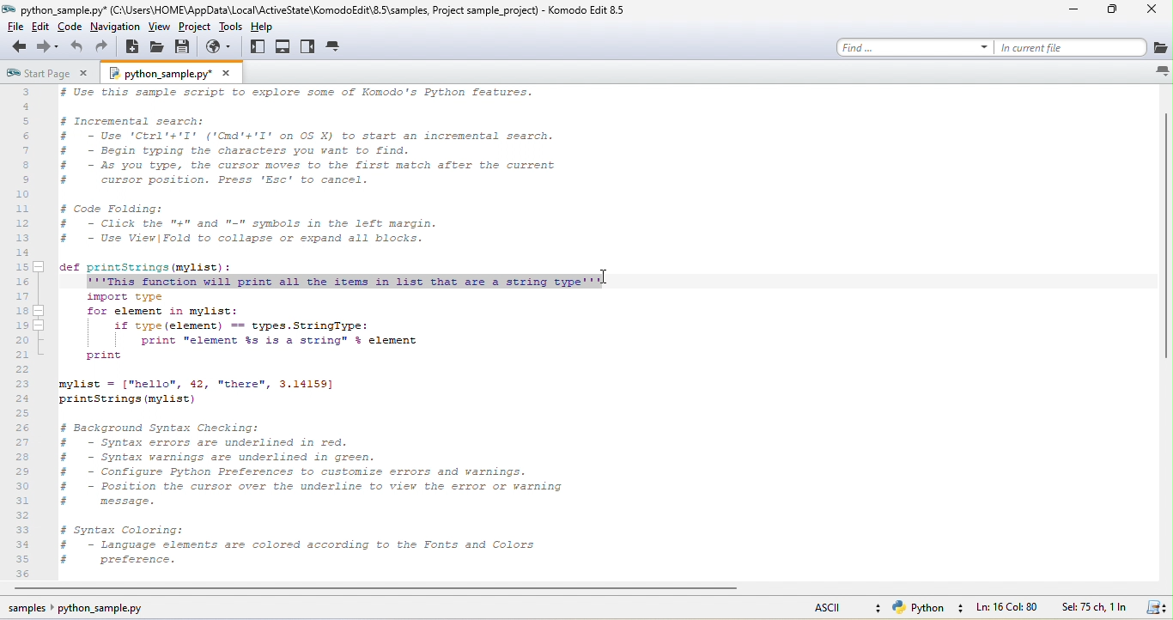 Image resolution: width=1173 pixels, height=620 pixels. Describe the element at coordinates (315, 432) in the screenshot. I see `code text` at that location.